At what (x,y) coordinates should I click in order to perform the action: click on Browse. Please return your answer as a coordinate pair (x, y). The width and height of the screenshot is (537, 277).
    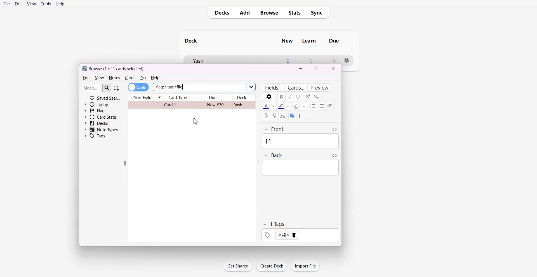
    Looking at the image, I should click on (270, 13).